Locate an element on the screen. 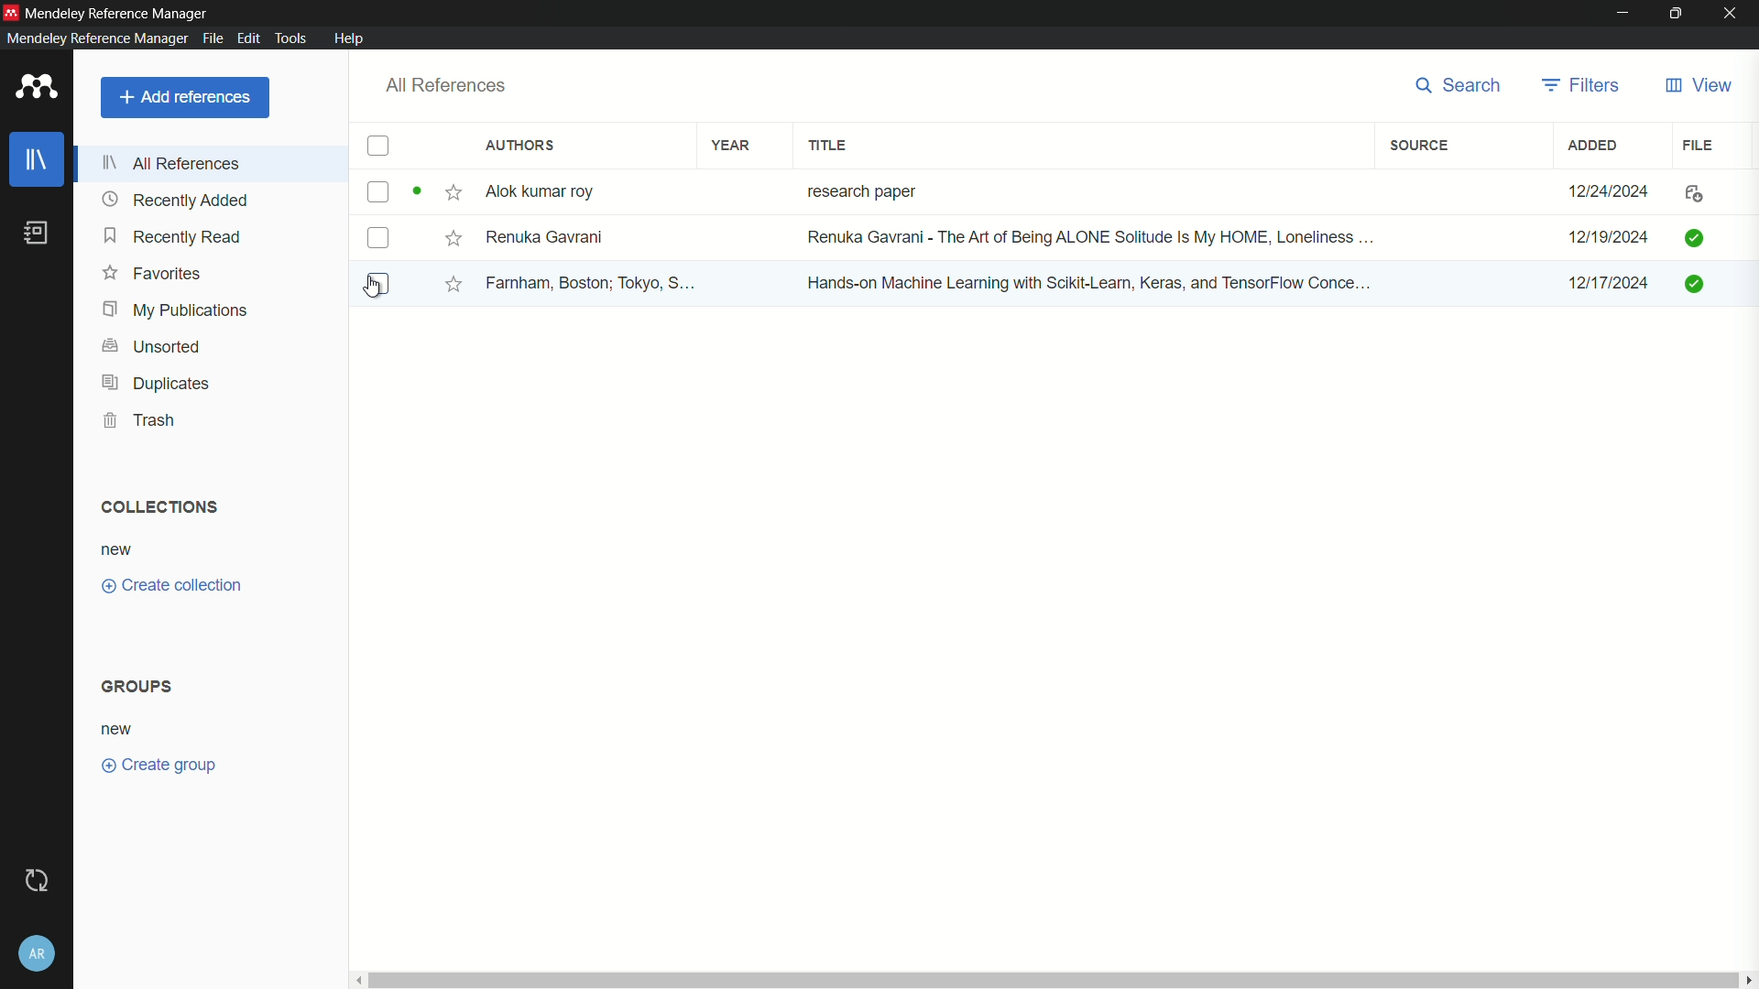  all references is located at coordinates (171, 166).